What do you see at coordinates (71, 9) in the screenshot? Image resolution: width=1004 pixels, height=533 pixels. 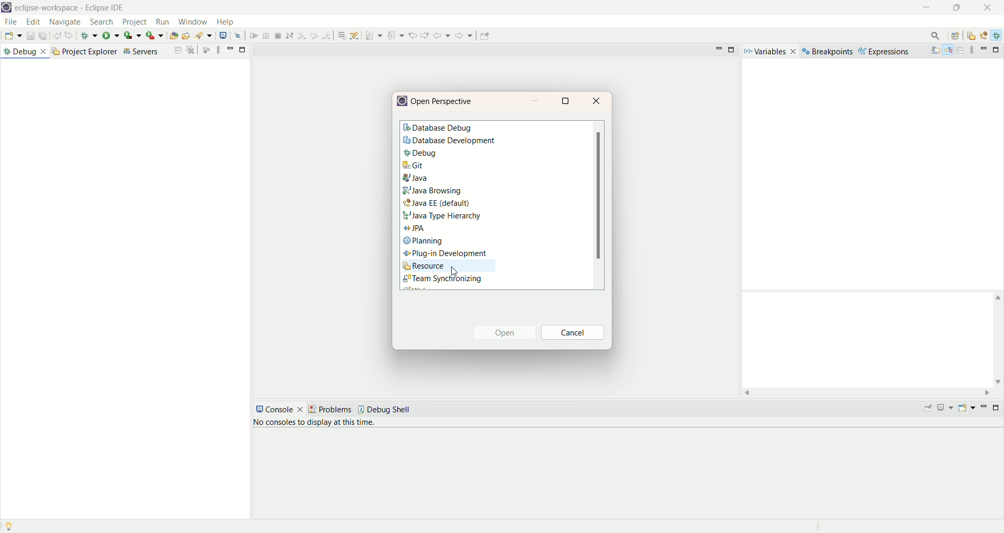 I see `eclipse-workspace-Eclipse IDE` at bounding box center [71, 9].